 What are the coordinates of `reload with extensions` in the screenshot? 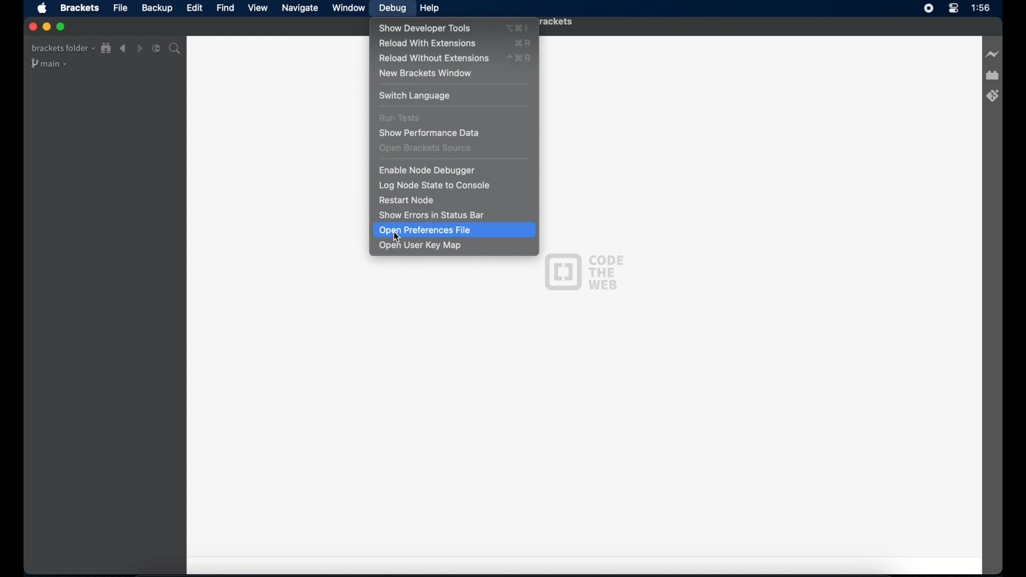 It's located at (434, 43).